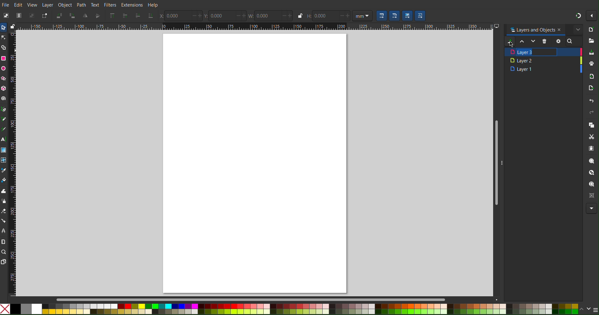  I want to click on Rectangle, so click(4, 57).